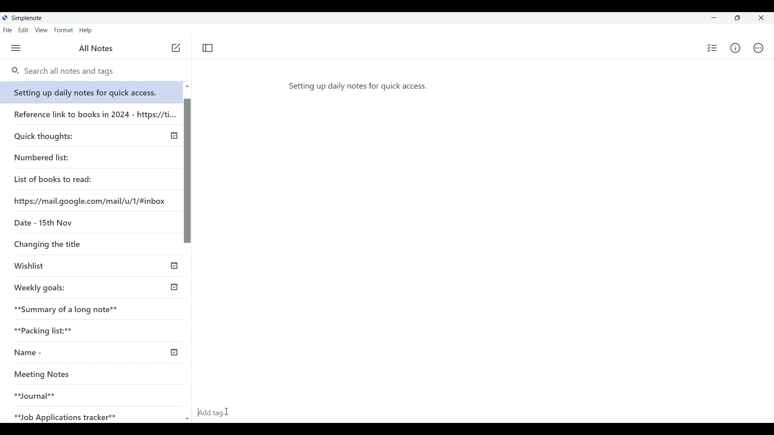 Image resolution: width=774 pixels, height=435 pixels. I want to click on Close interface, so click(762, 17).